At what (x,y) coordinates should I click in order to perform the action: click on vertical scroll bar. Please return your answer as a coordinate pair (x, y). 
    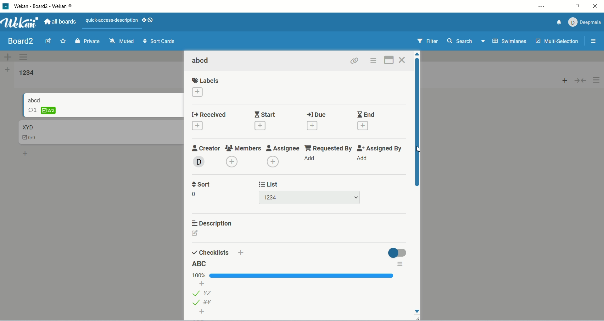
    Looking at the image, I should click on (417, 123).